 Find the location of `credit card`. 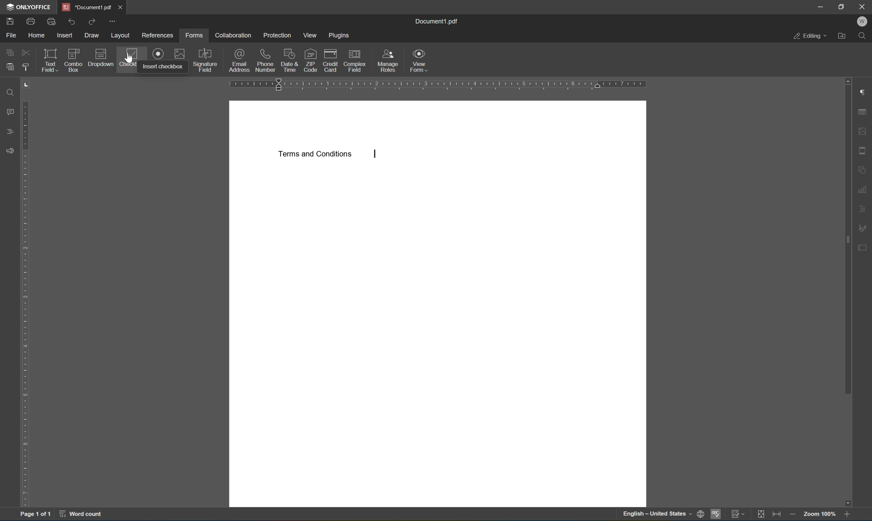

credit card is located at coordinates (328, 59).